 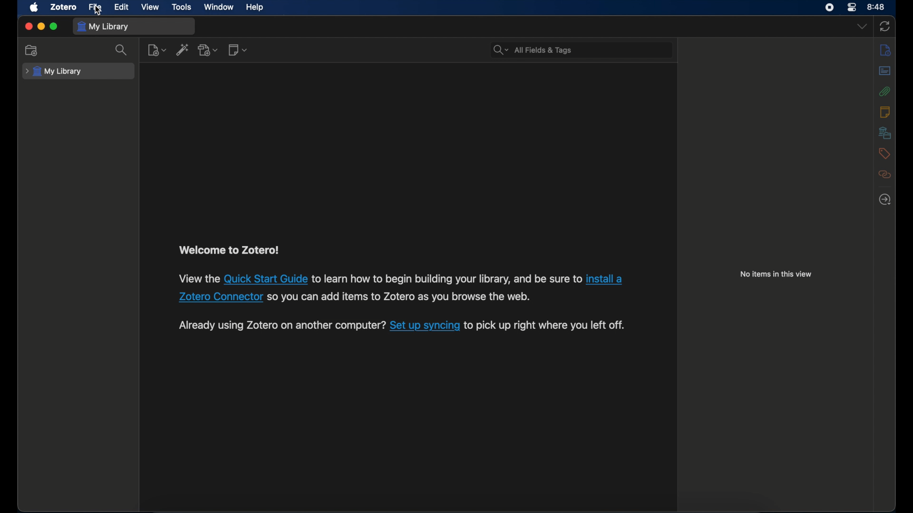 What do you see at coordinates (606, 279) in the screenshot?
I see `Zotero connector link` at bounding box center [606, 279].